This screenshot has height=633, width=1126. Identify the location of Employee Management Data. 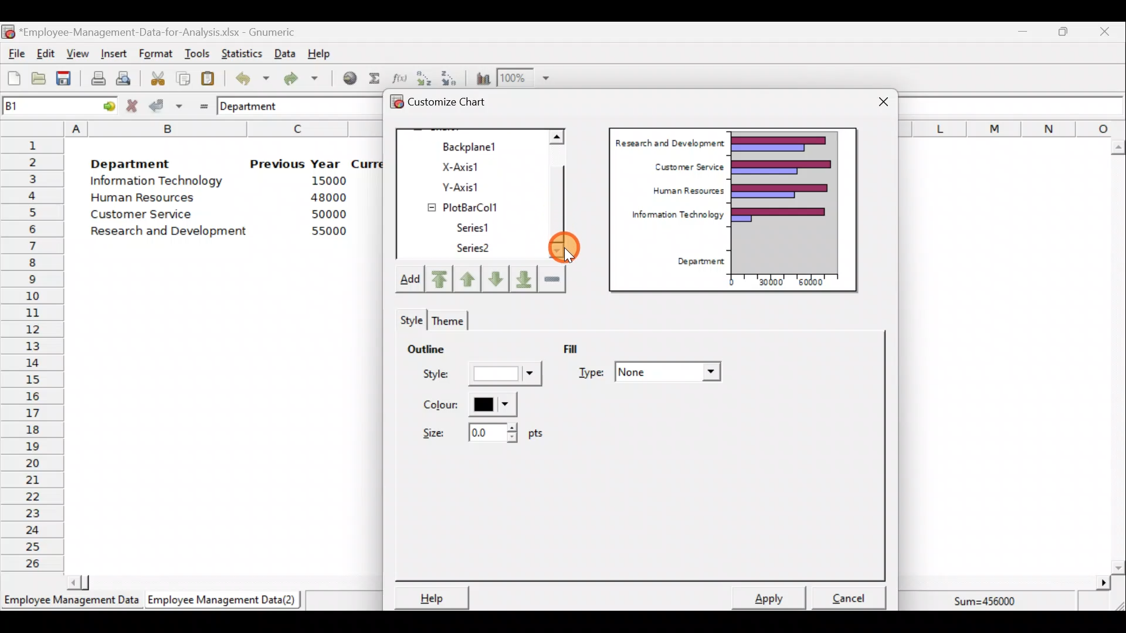
(70, 604).